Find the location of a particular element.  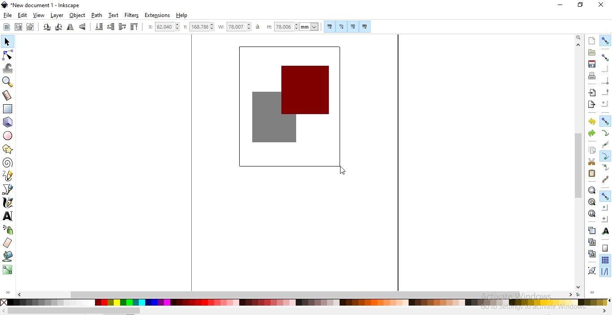

create spiral is located at coordinates (7, 162).